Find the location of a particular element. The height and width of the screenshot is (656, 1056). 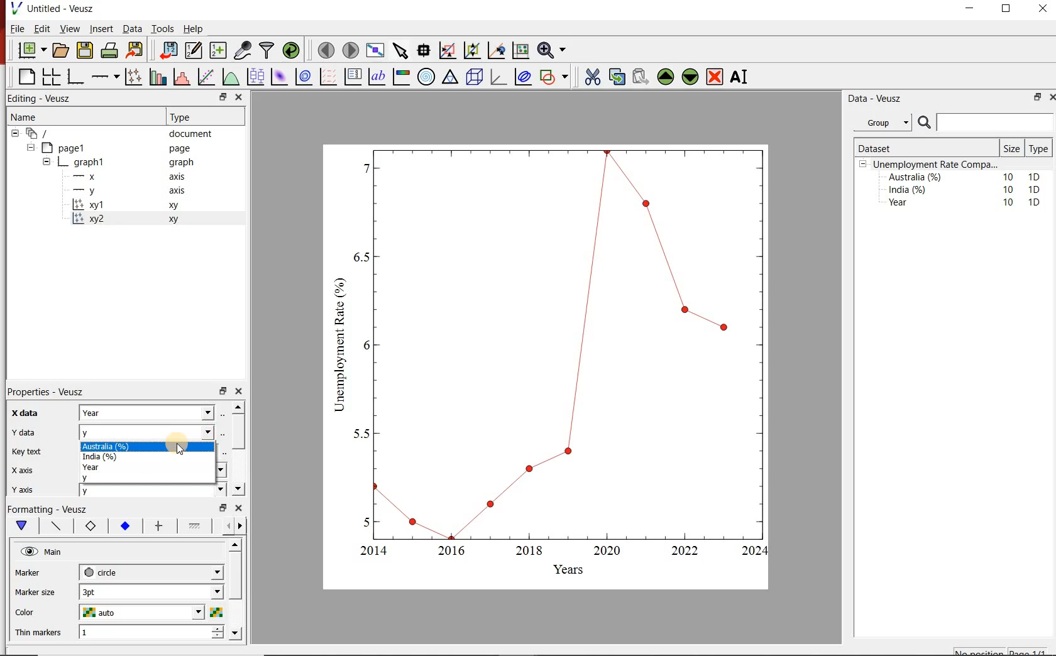

plot line is located at coordinates (57, 527).